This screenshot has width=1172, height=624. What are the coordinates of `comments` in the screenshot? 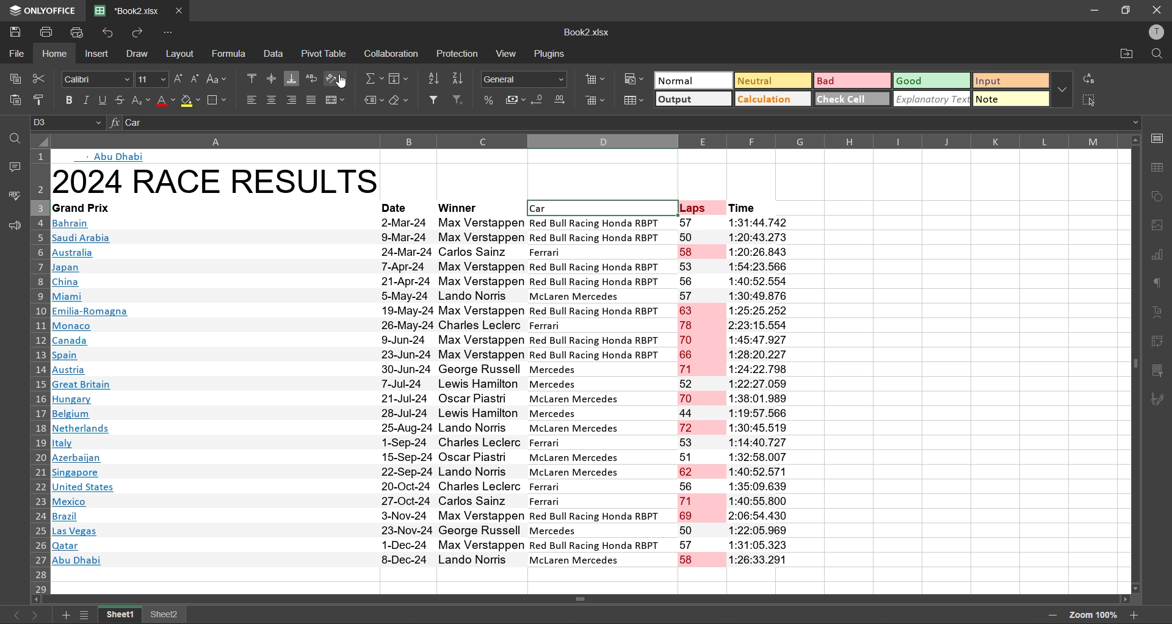 It's located at (13, 167).